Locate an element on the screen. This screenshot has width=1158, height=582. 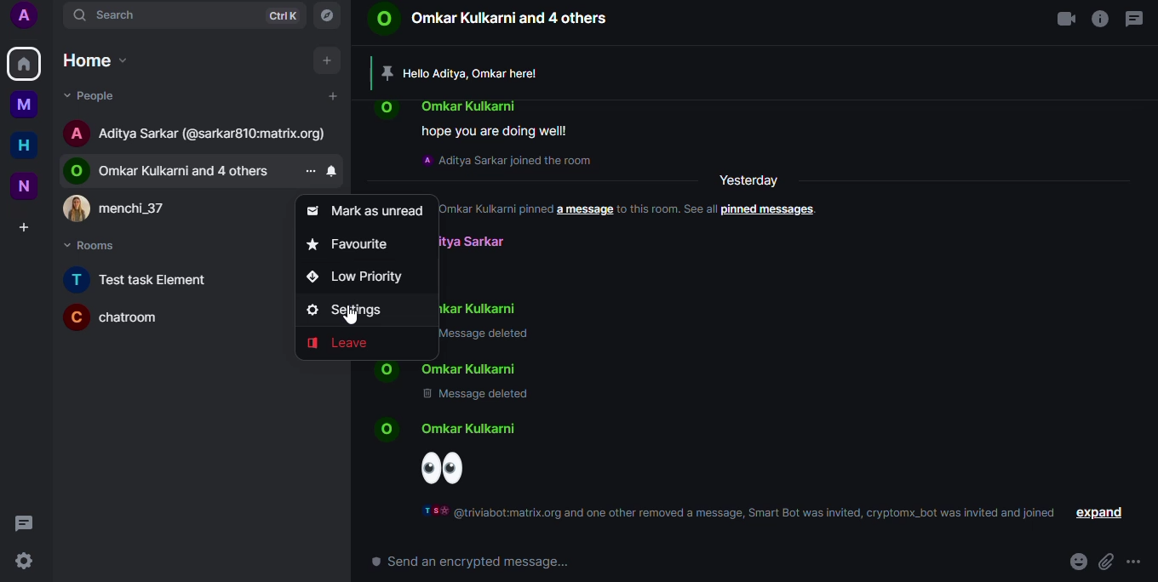
explore rooms is located at coordinates (327, 16).